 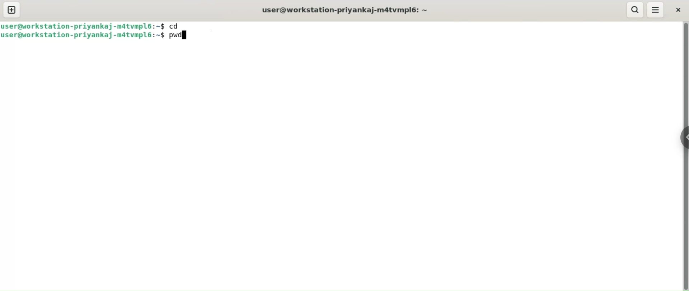 I want to click on pwd, so click(x=180, y=37).